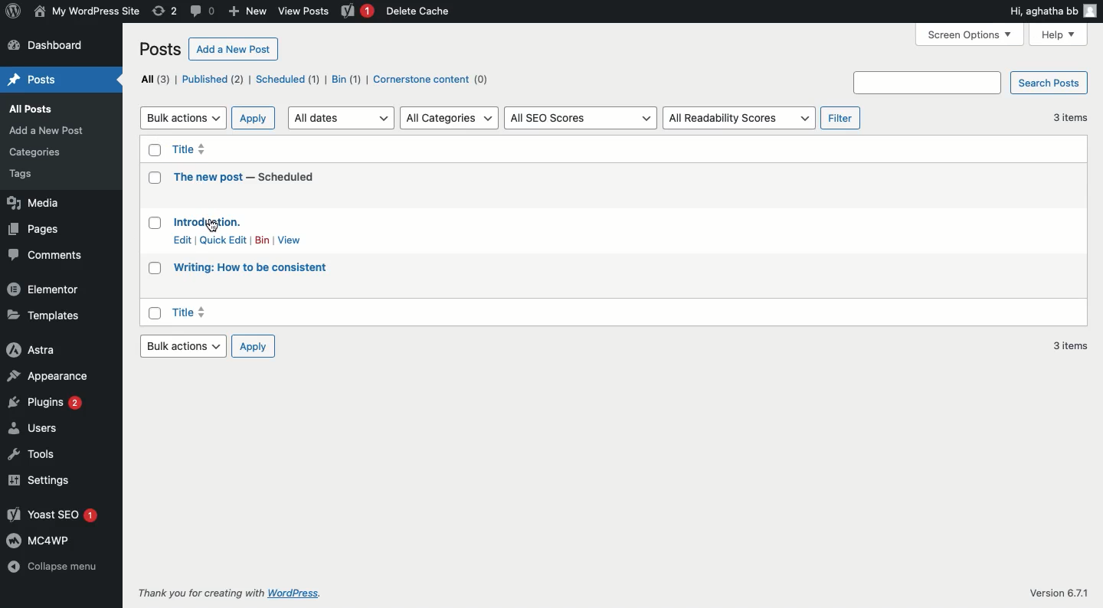 The width and height of the screenshot is (1103, 608). Describe the element at coordinates (201, 10) in the screenshot. I see `Comment` at that location.